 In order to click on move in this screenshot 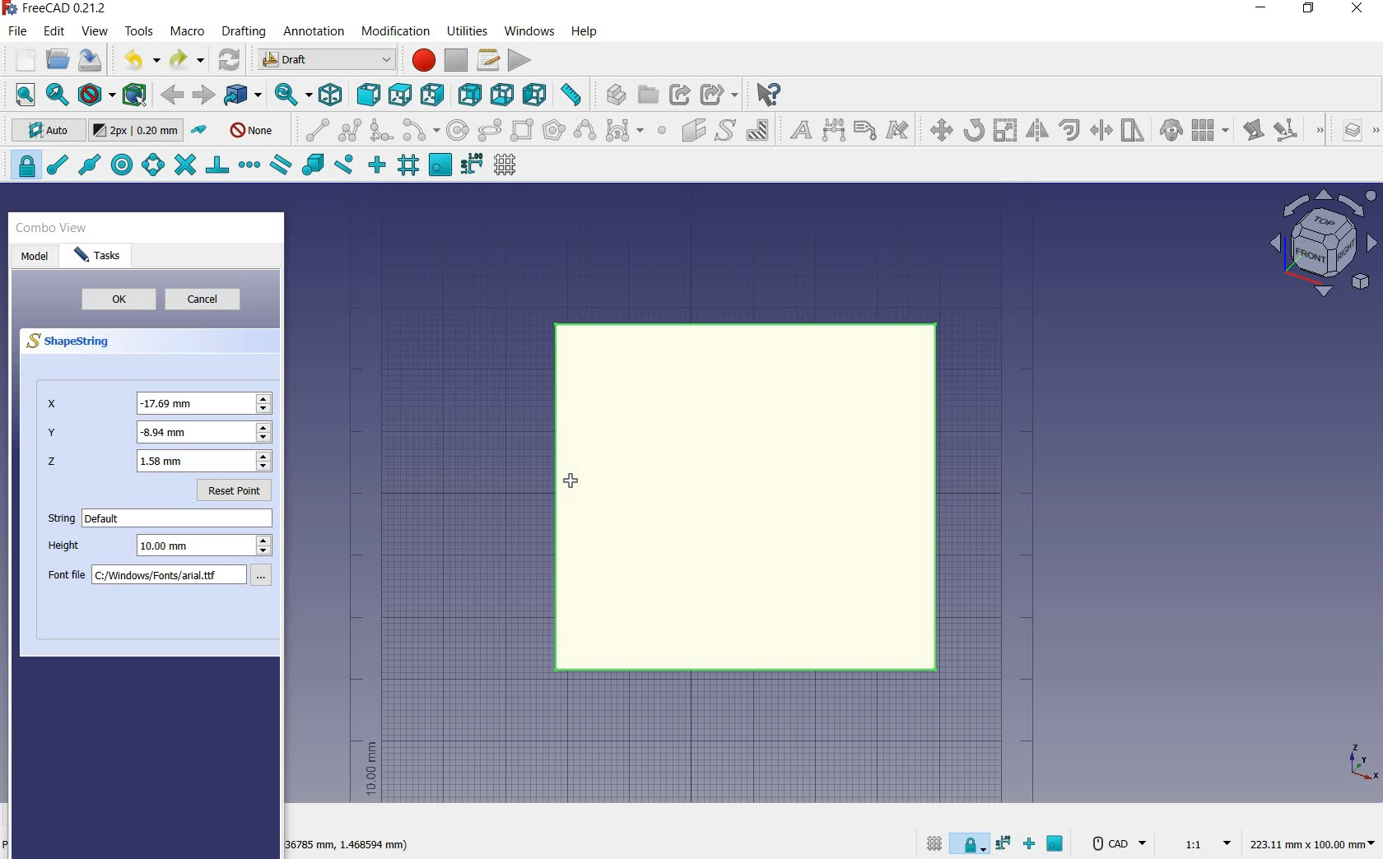, I will do `click(937, 129)`.